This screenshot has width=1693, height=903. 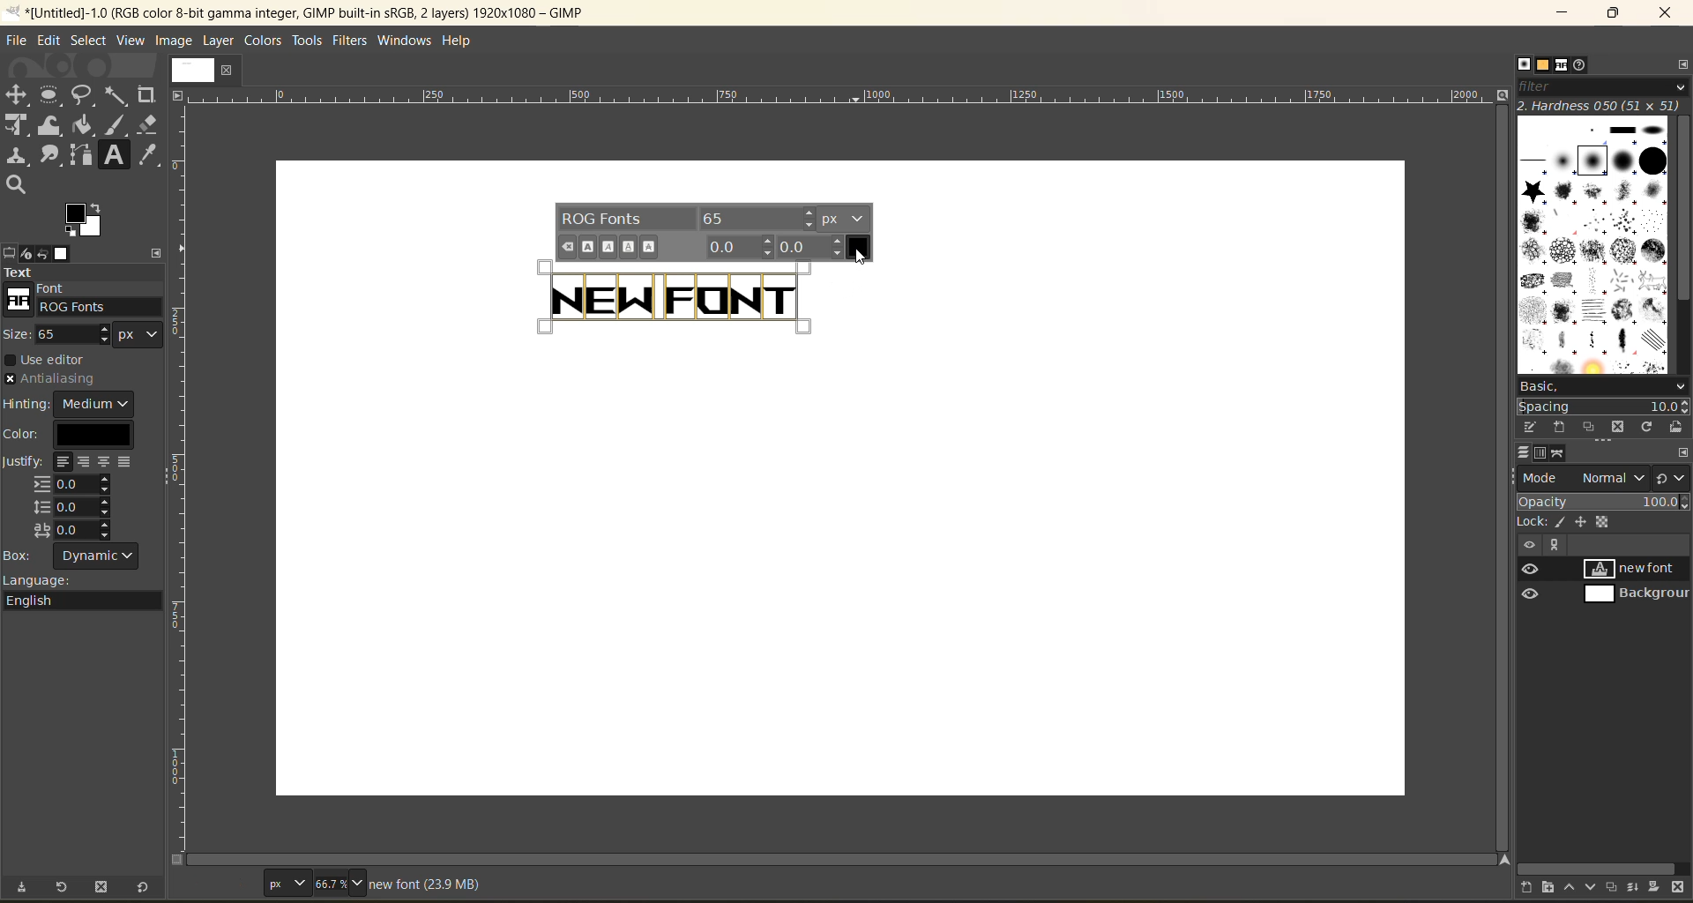 I want to click on basic, so click(x=1604, y=388).